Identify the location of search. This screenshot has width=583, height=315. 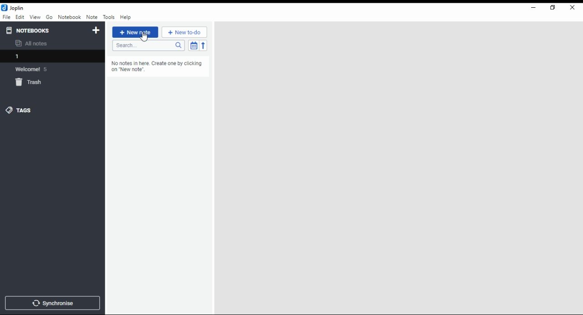
(148, 46).